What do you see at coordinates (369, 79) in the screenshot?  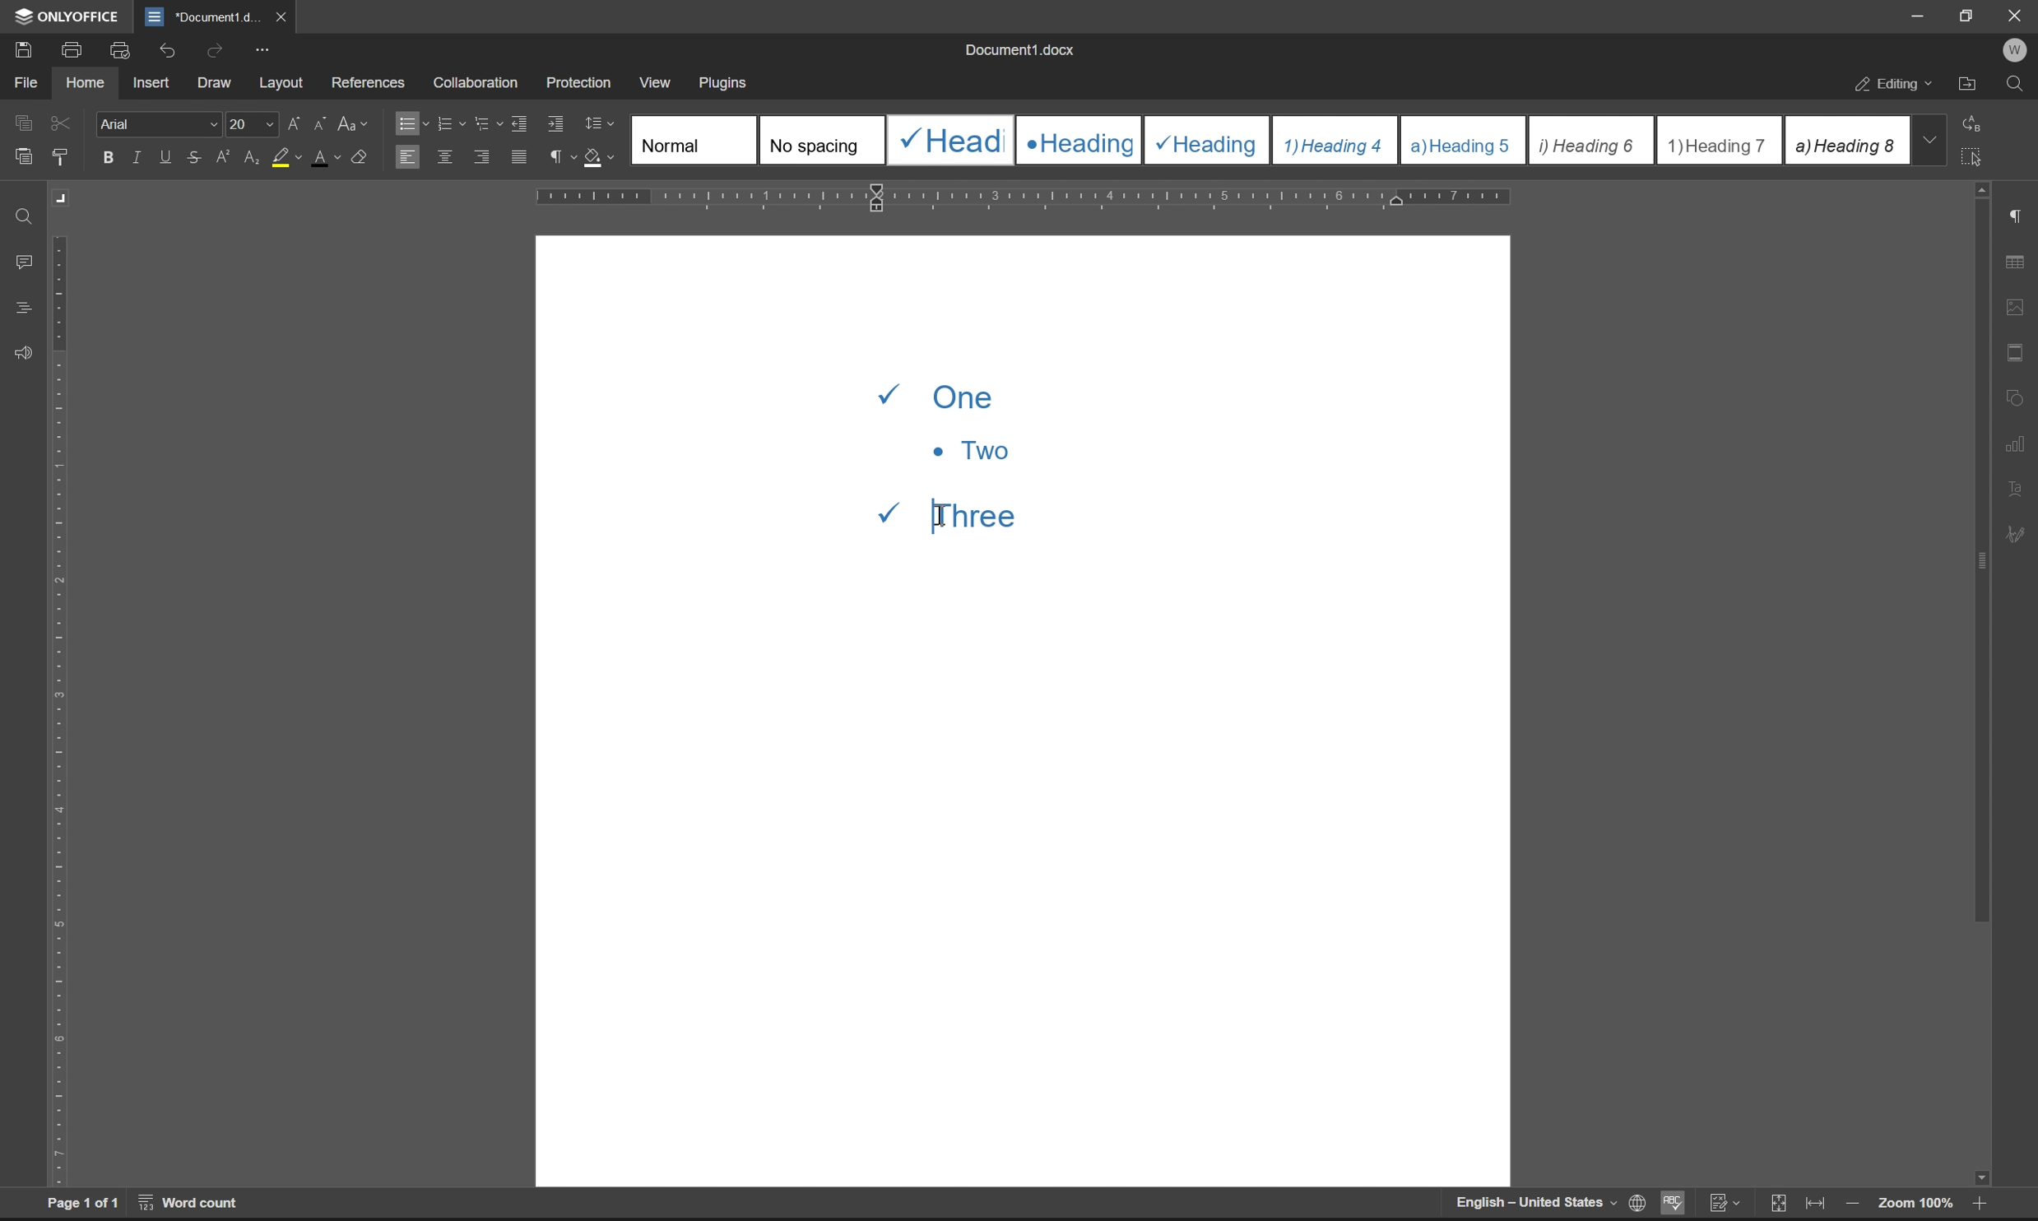 I see `references` at bounding box center [369, 79].